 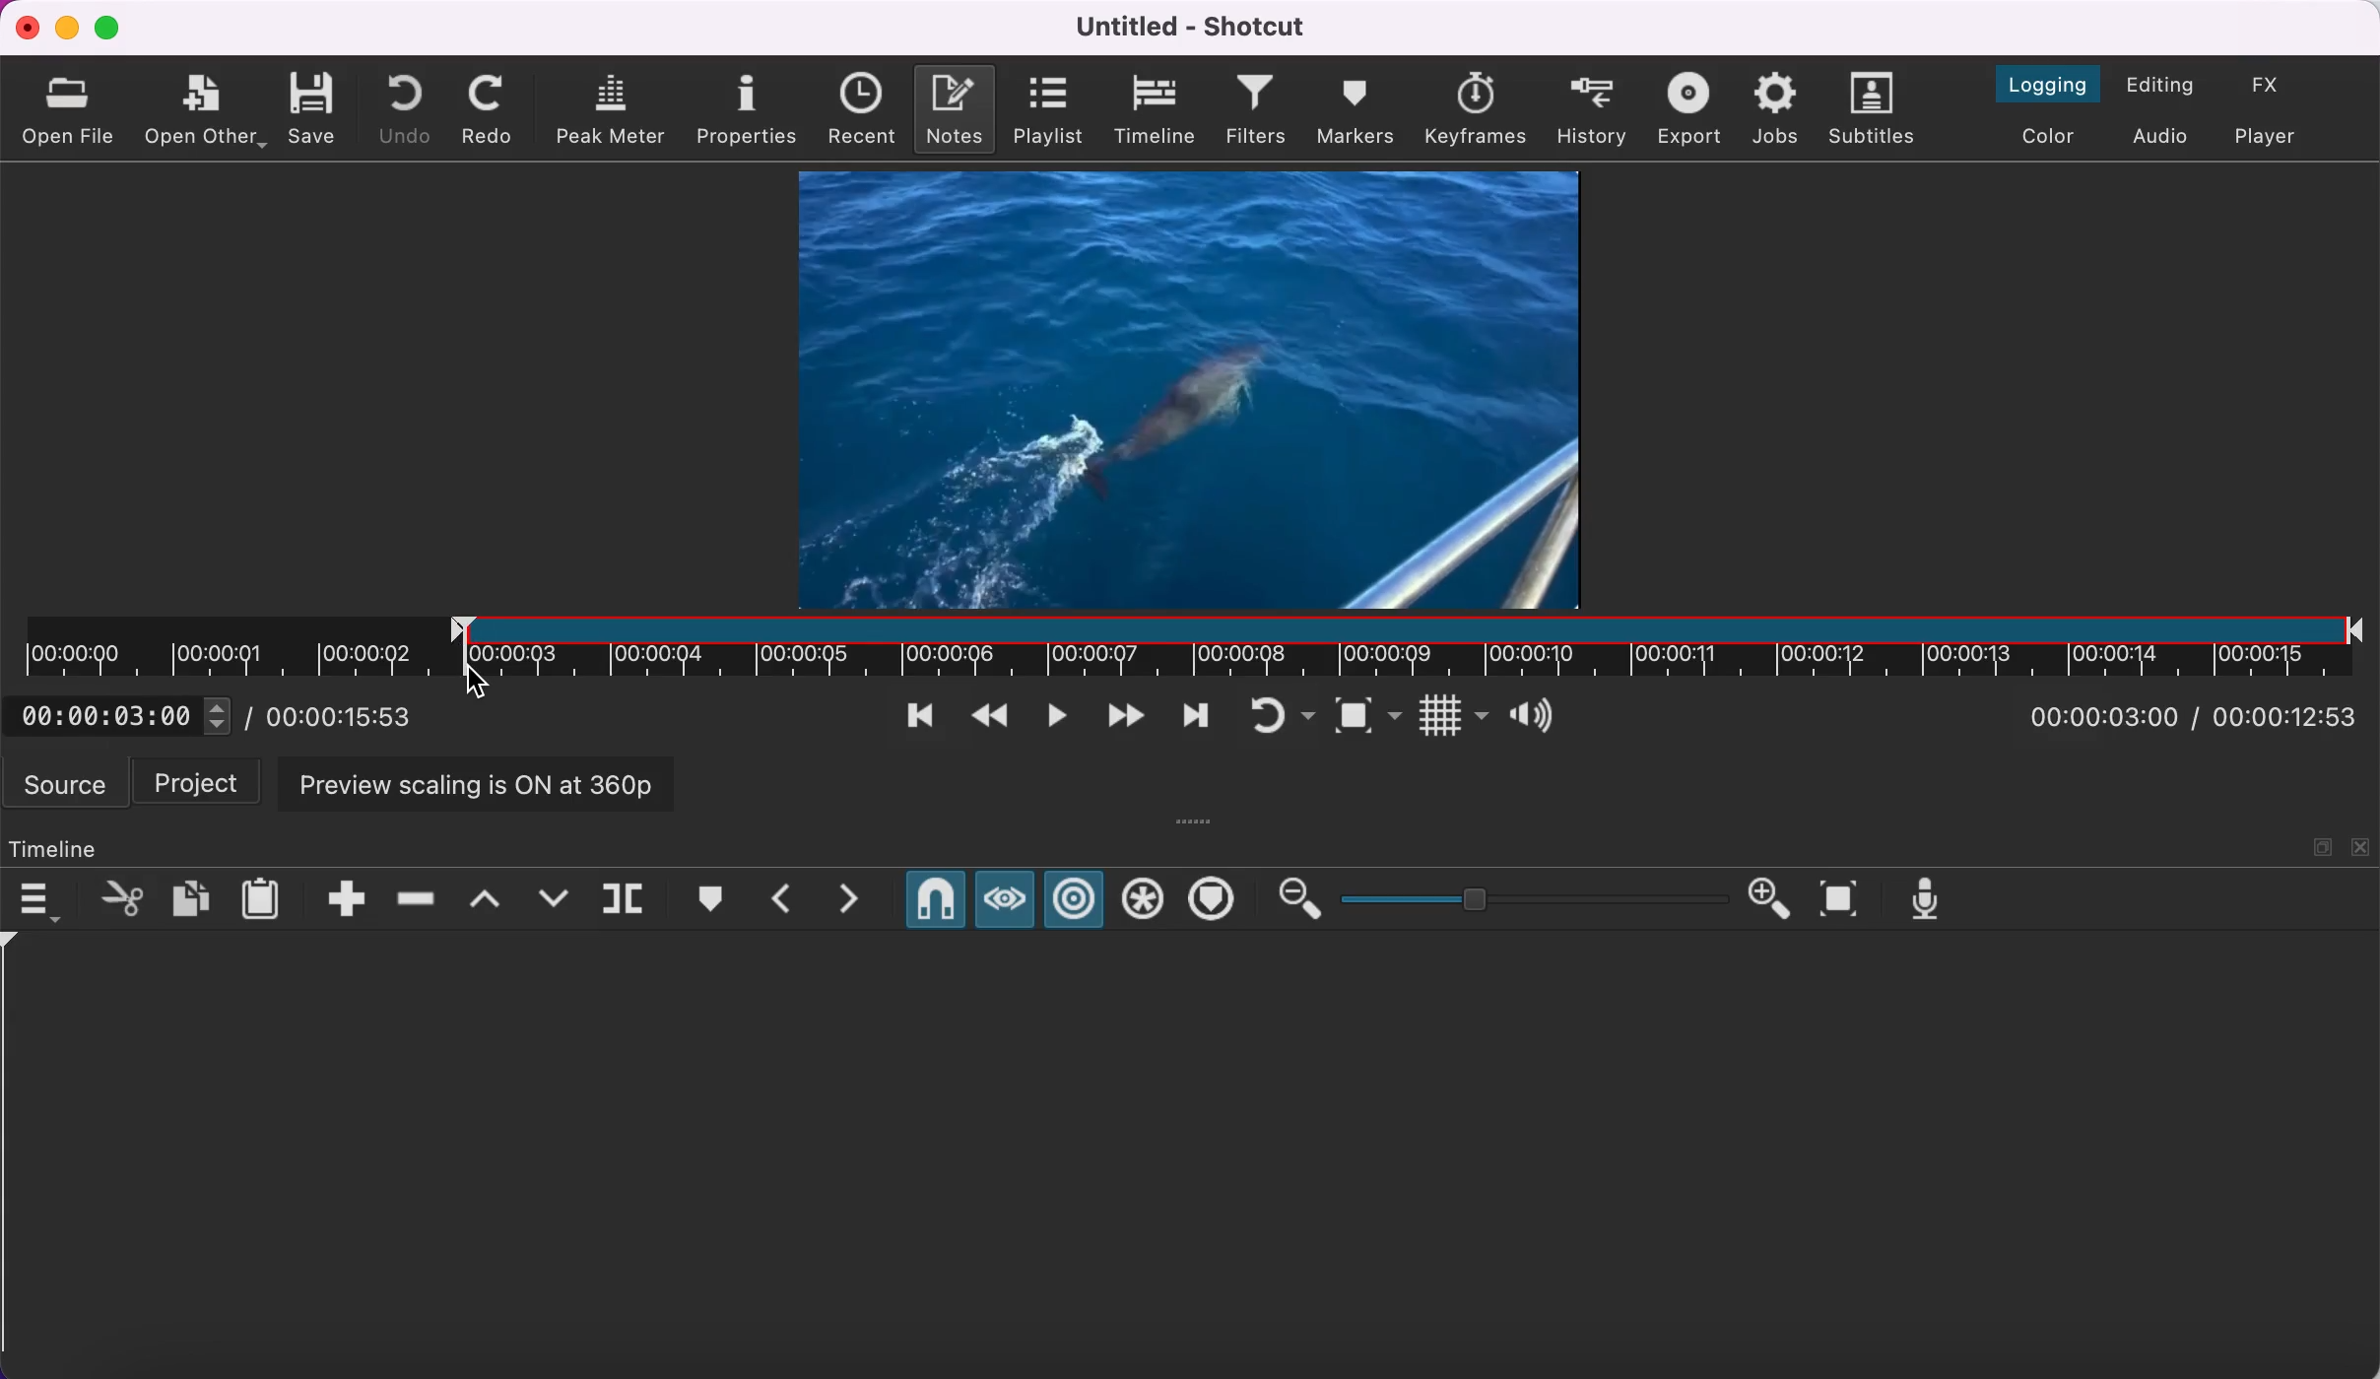 What do you see at coordinates (481, 899) in the screenshot?
I see `lift` at bounding box center [481, 899].